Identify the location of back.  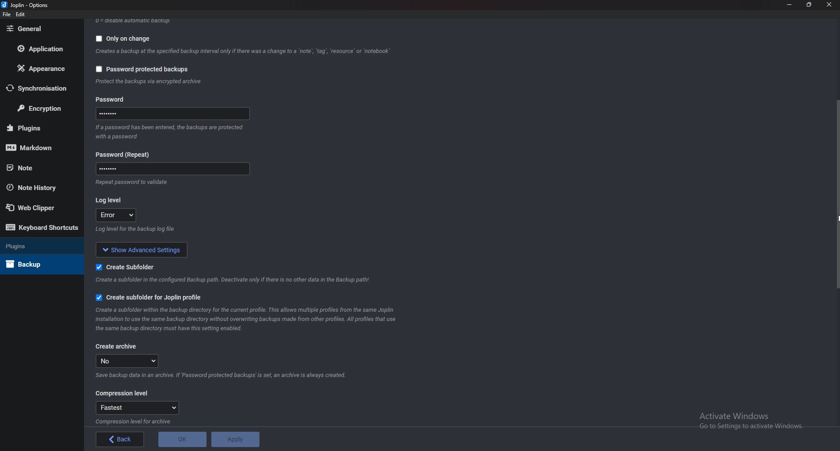
(122, 439).